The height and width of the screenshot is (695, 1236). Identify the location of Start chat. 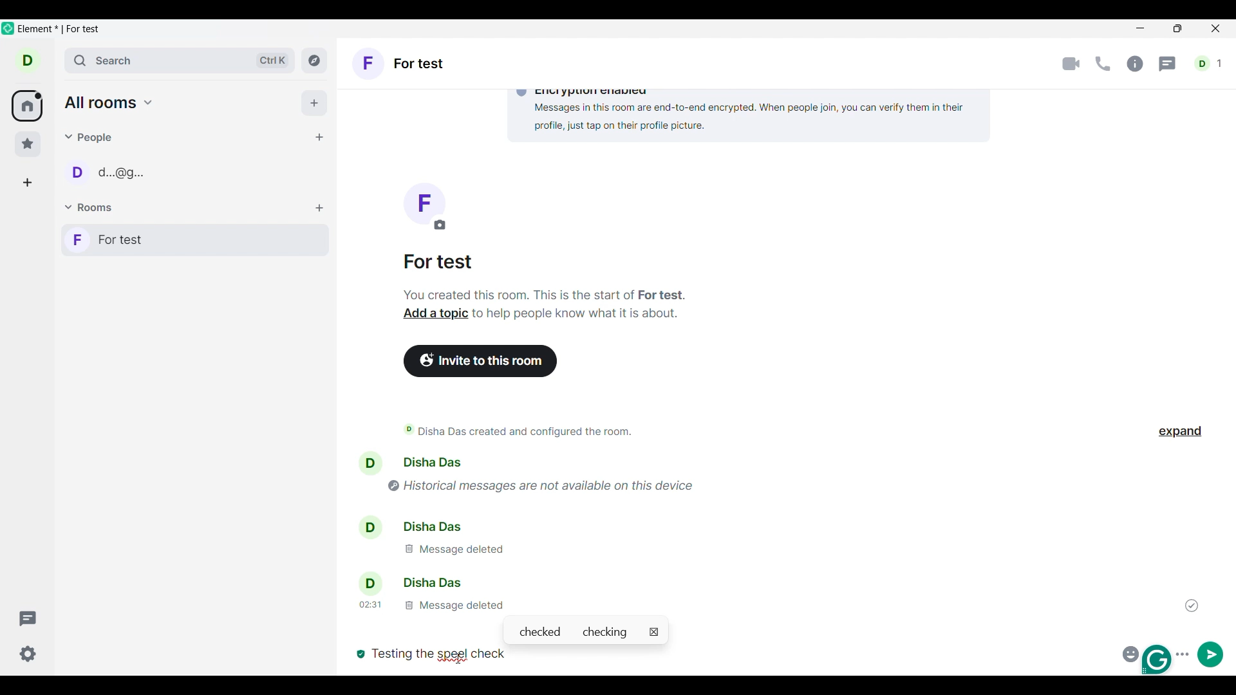
(319, 137).